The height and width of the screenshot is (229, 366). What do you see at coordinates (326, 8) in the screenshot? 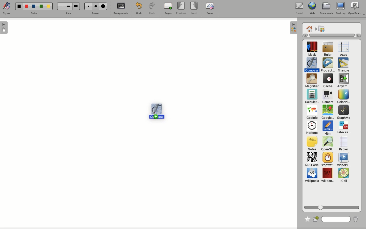
I see `Documents` at bounding box center [326, 8].